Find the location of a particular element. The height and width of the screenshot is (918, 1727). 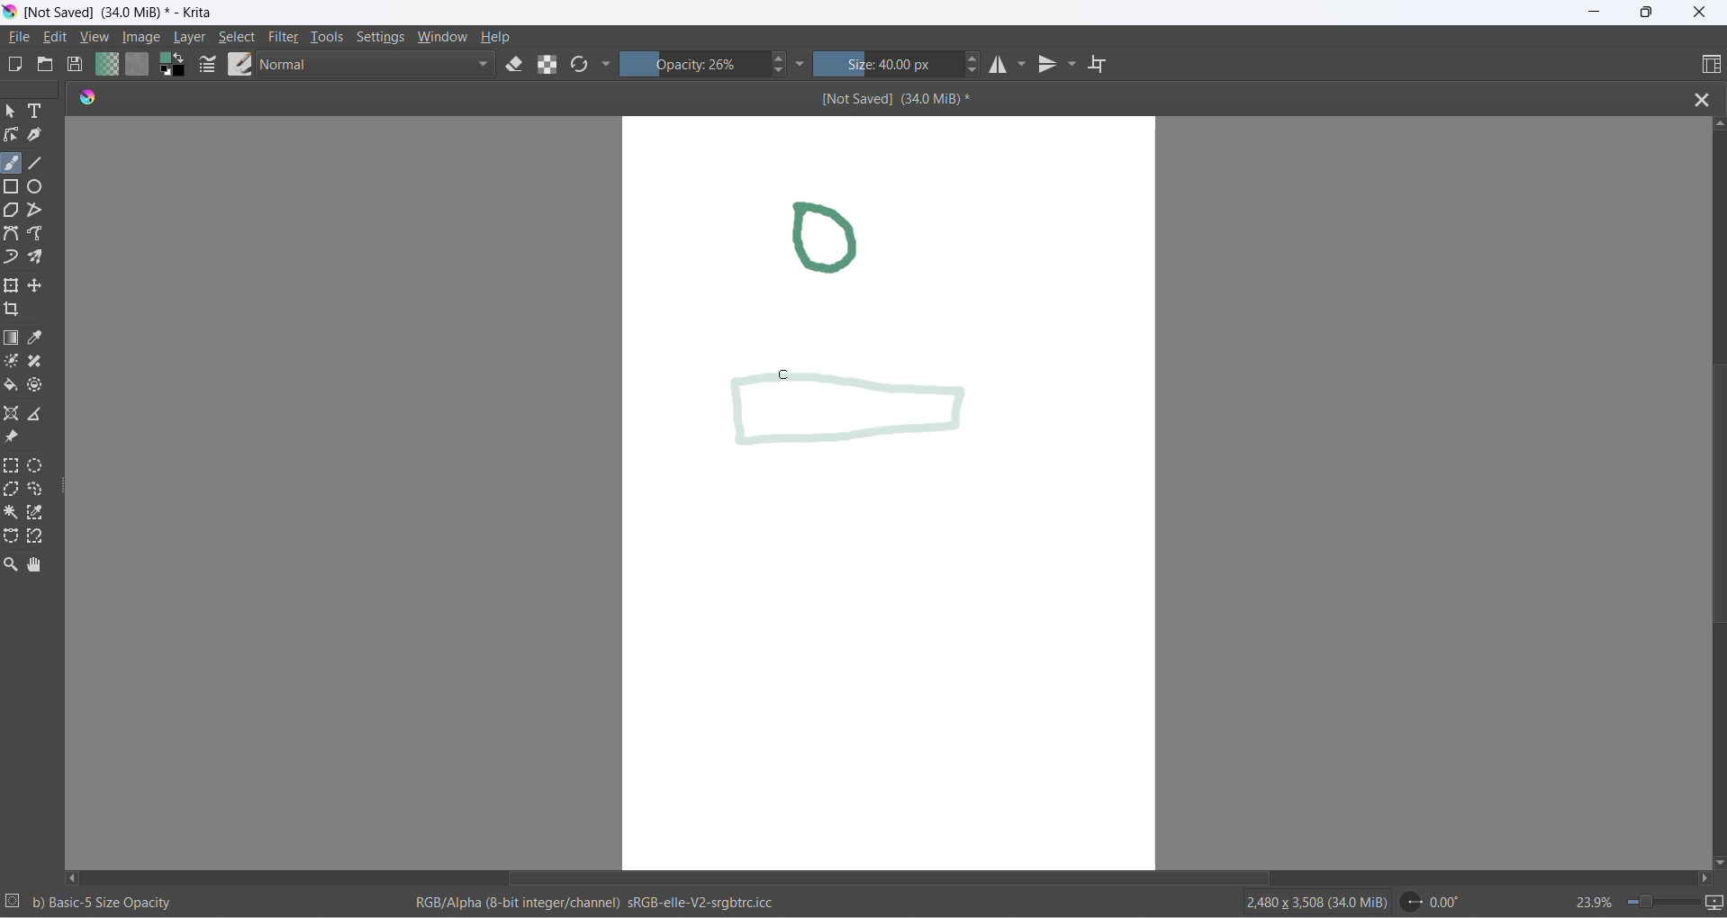

view is located at coordinates (96, 37).